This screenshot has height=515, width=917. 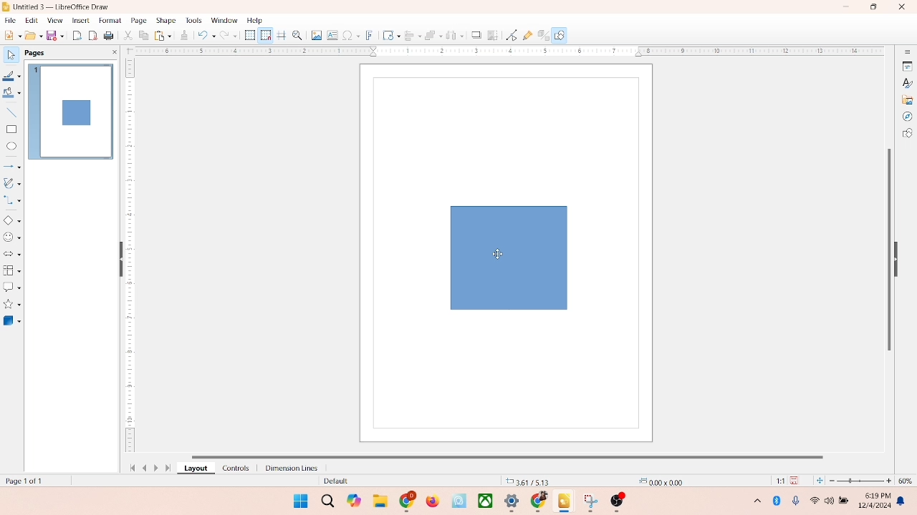 I want to click on shadow, so click(x=474, y=34).